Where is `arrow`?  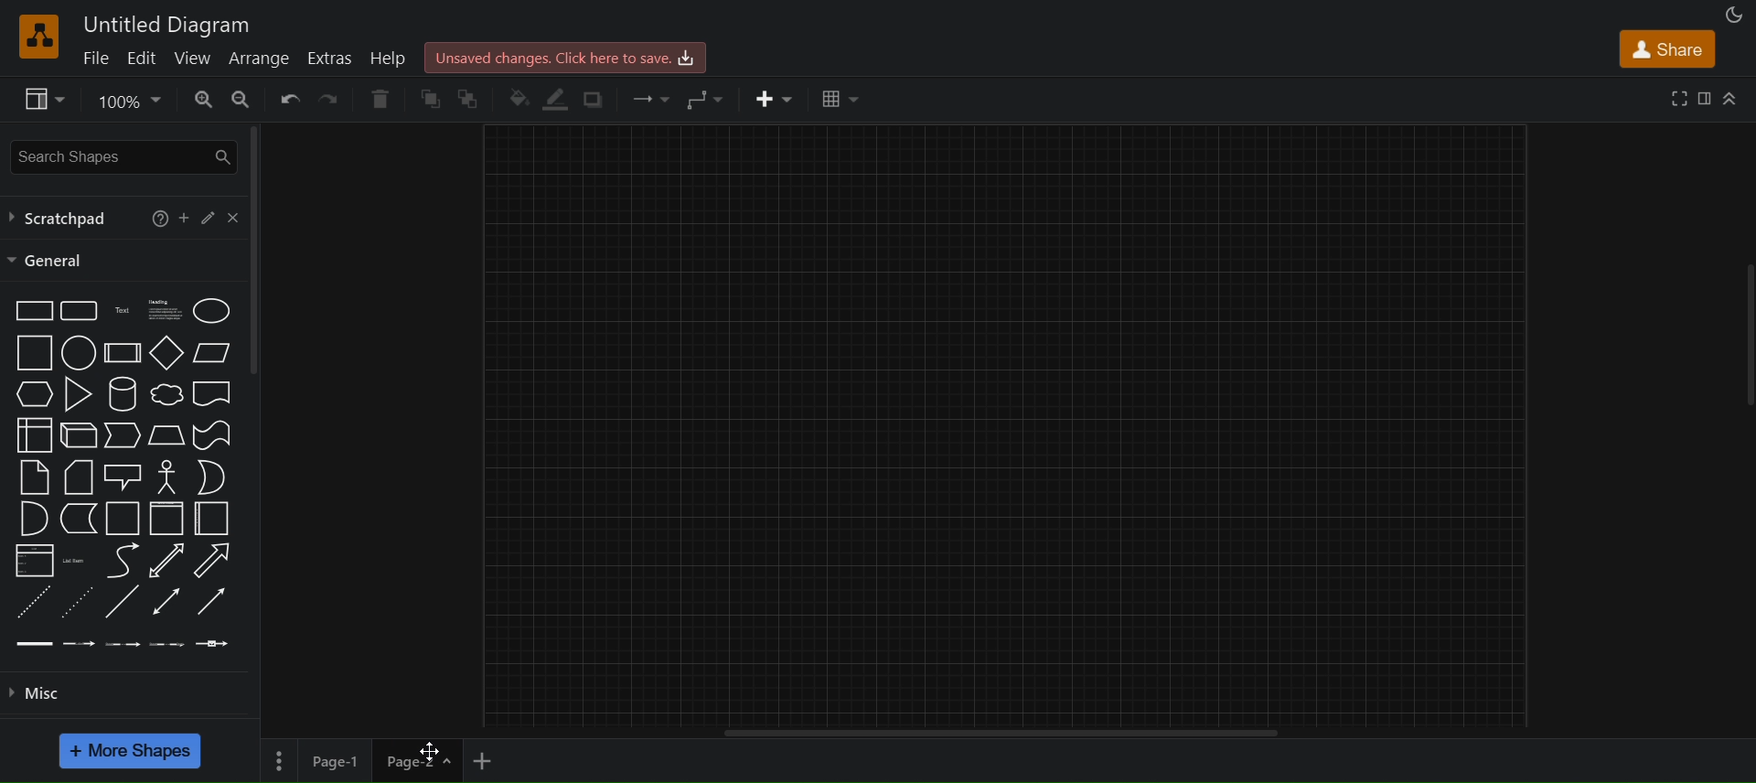
arrow is located at coordinates (212, 559).